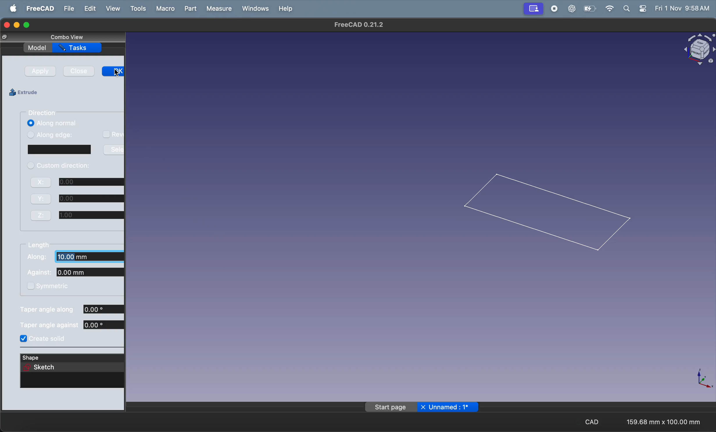 The width and height of the screenshot is (716, 432). What do you see at coordinates (532, 9) in the screenshot?
I see `screen mirror` at bounding box center [532, 9].